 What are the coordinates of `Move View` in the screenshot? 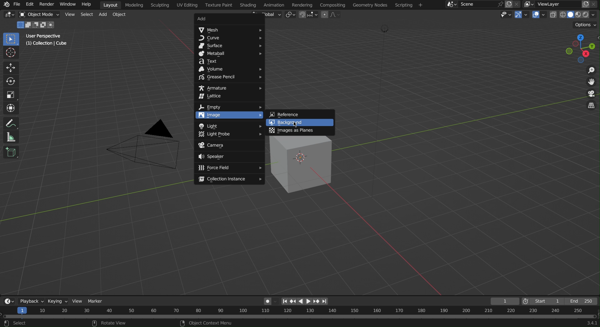 It's located at (591, 83).